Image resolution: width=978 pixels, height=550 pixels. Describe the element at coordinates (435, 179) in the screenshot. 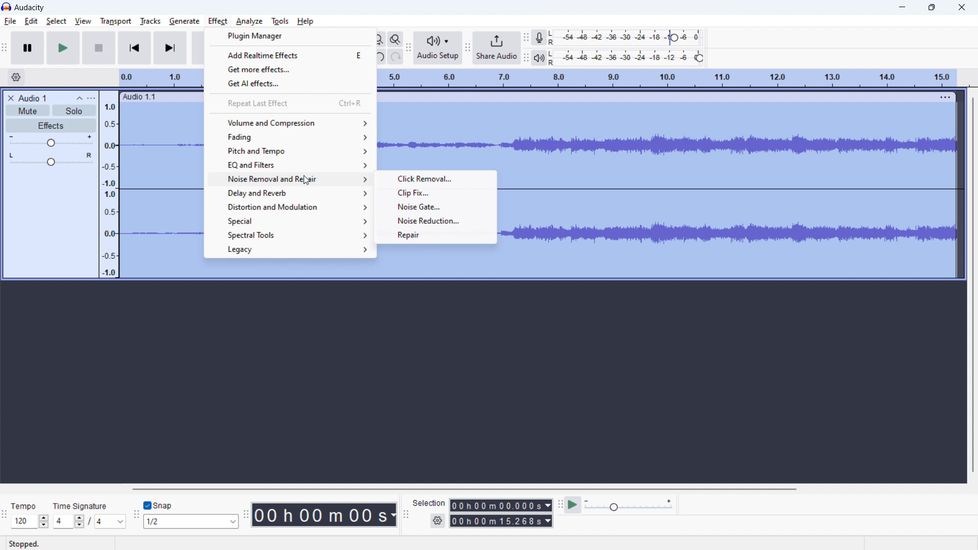

I see `click removal` at that location.